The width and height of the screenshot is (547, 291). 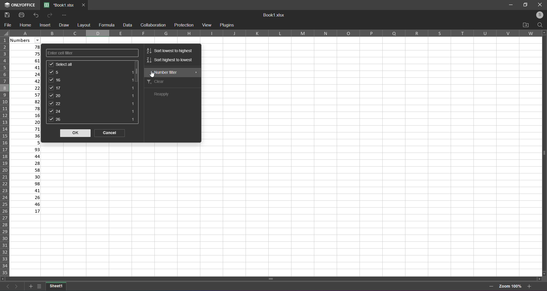 What do you see at coordinates (26, 25) in the screenshot?
I see `home` at bounding box center [26, 25].